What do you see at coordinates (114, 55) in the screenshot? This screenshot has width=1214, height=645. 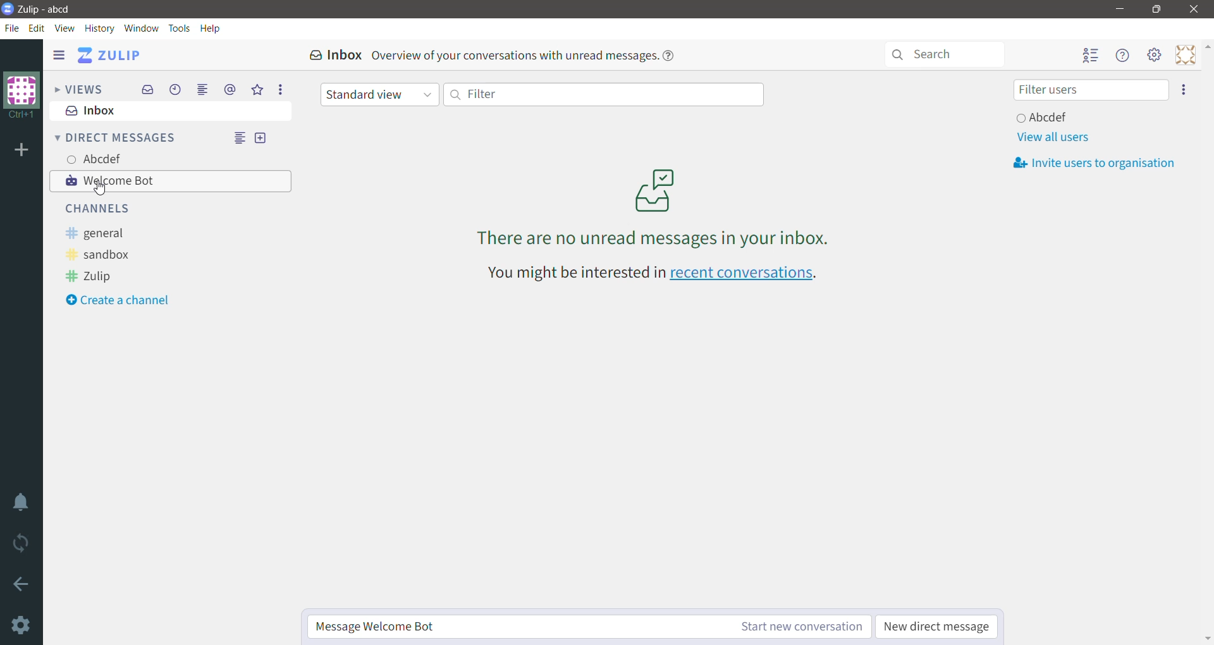 I see `Application` at bounding box center [114, 55].